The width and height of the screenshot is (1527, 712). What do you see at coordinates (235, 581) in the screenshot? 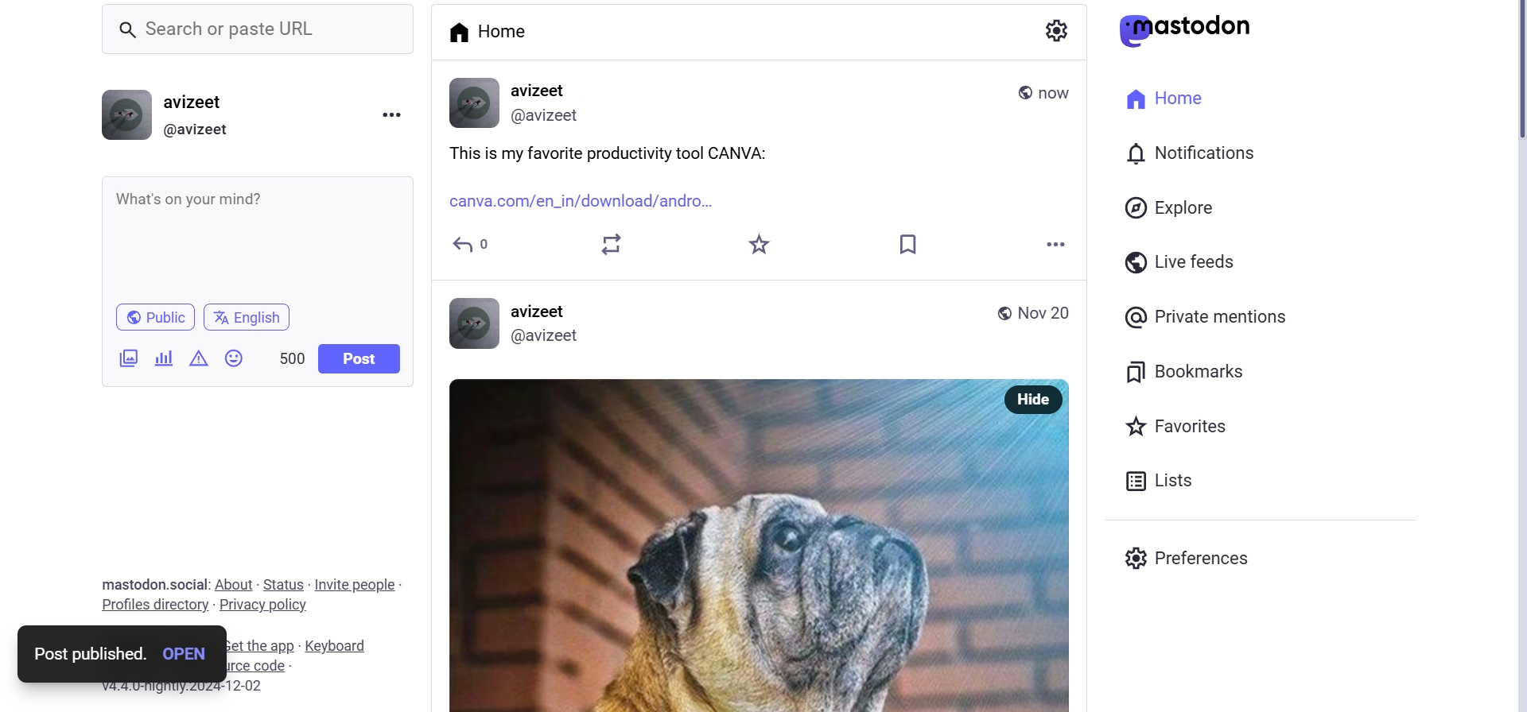
I see `about` at bounding box center [235, 581].